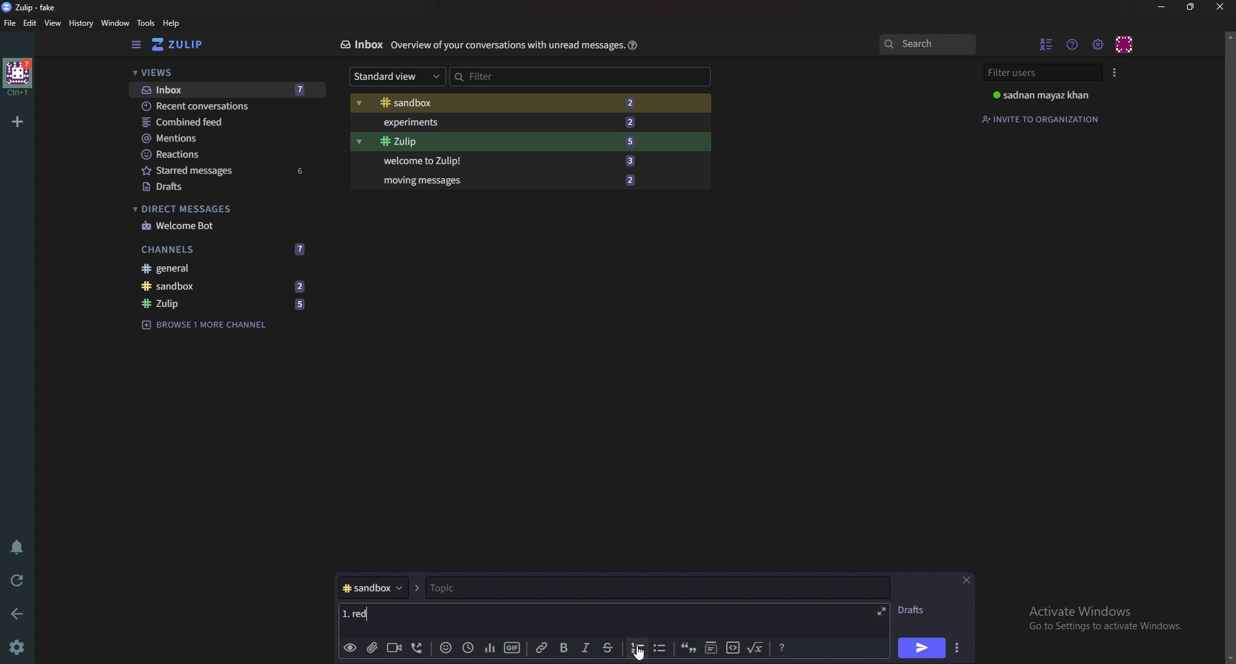 This screenshot has height=664, width=1236. I want to click on Drafts, so click(222, 187).